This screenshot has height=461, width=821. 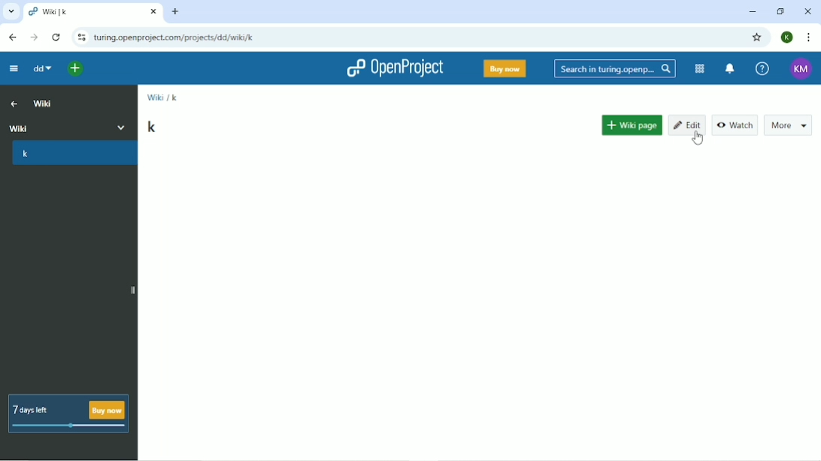 What do you see at coordinates (807, 11) in the screenshot?
I see `Close` at bounding box center [807, 11].